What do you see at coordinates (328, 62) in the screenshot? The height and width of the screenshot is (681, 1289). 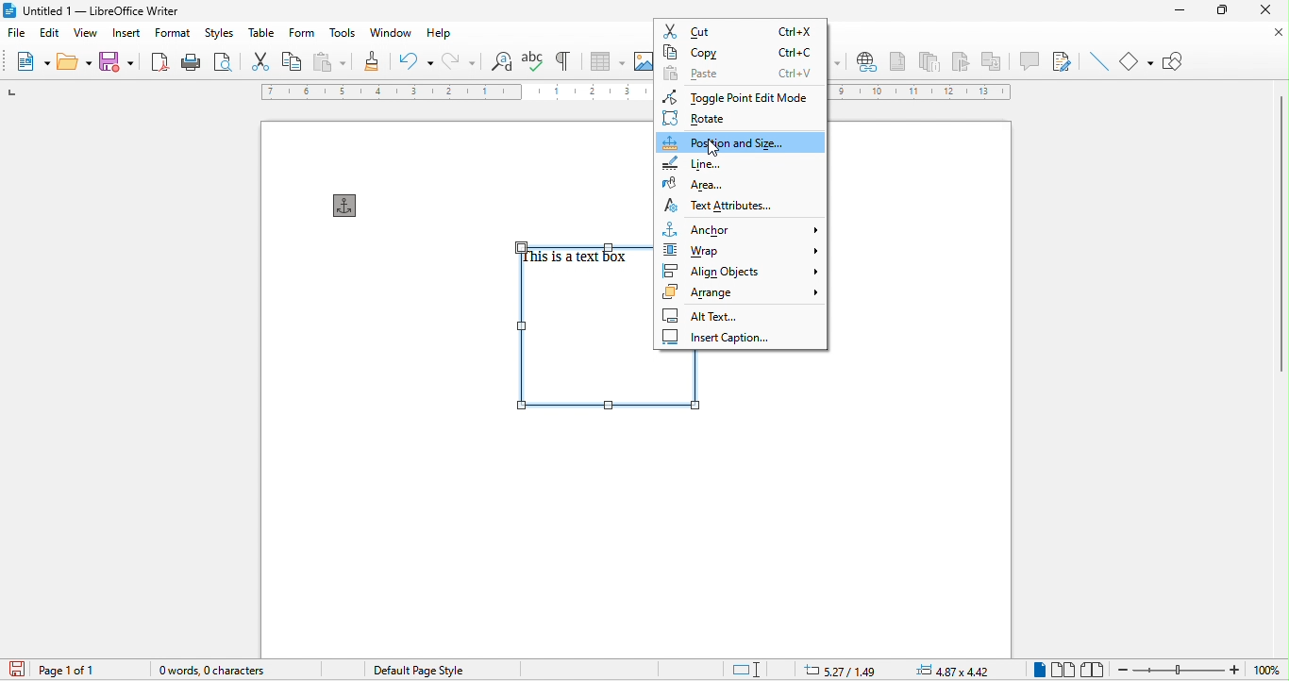 I see `paste` at bounding box center [328, 62].